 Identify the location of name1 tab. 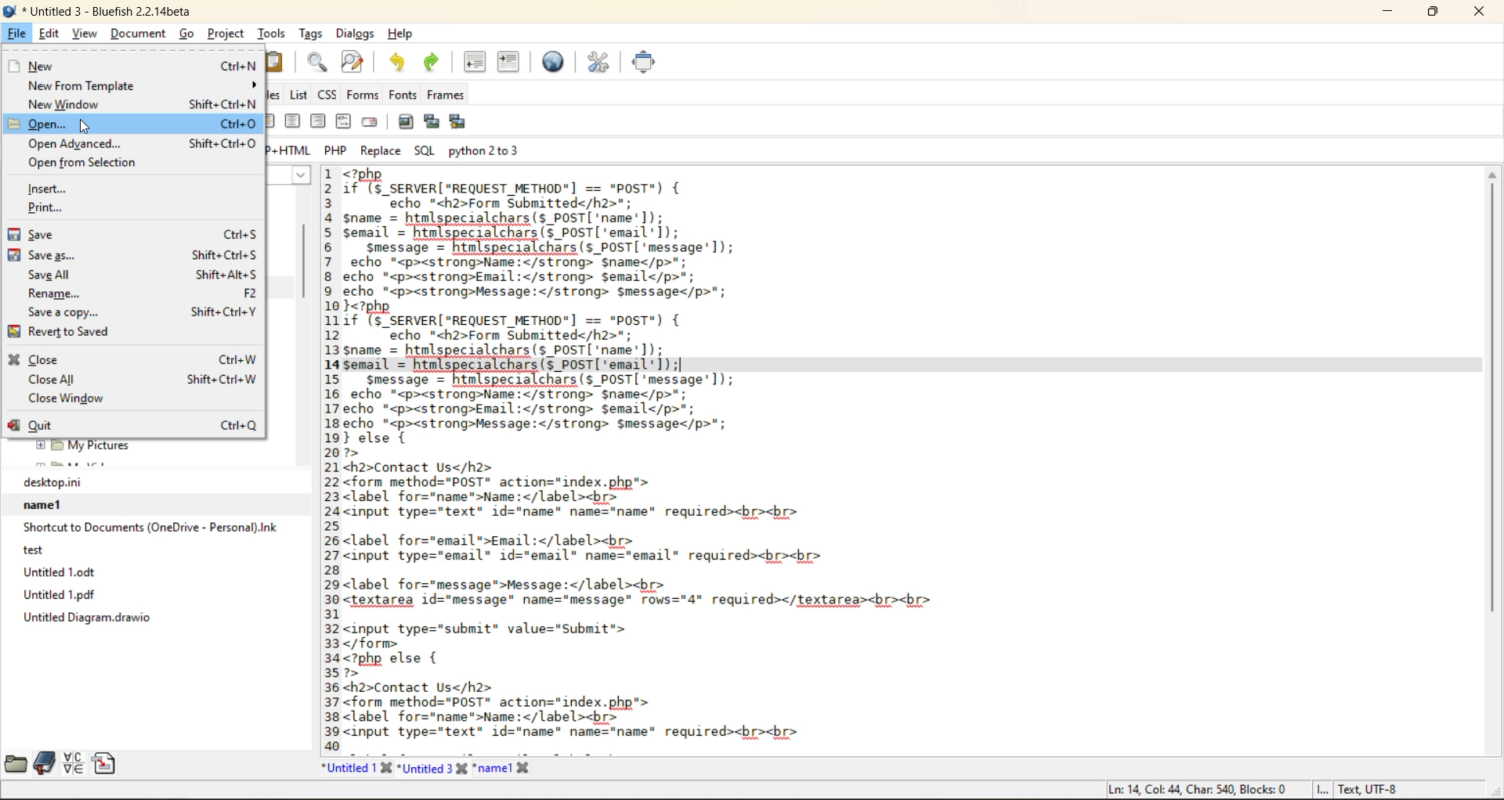
(508, 769).